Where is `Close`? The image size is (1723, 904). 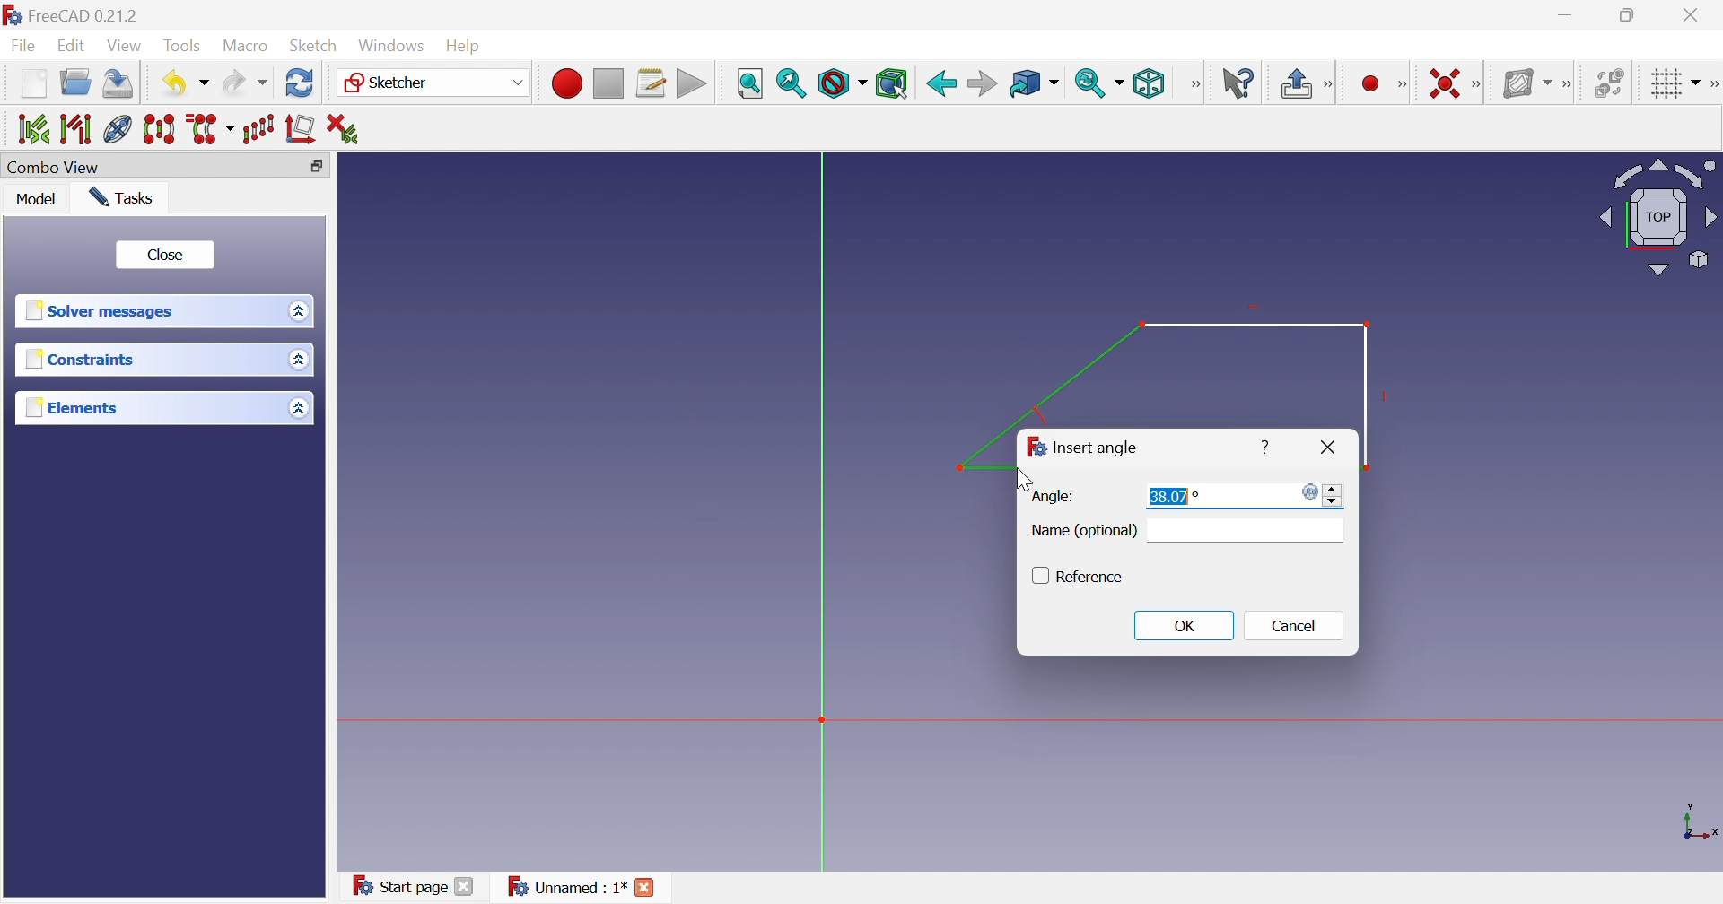 Close is located at coordinates (648, 889).